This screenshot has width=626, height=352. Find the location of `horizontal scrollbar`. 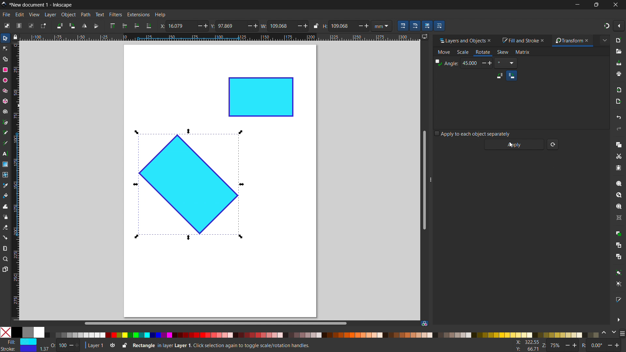

horizontal scrollbar is located at coordinates (215, 323).